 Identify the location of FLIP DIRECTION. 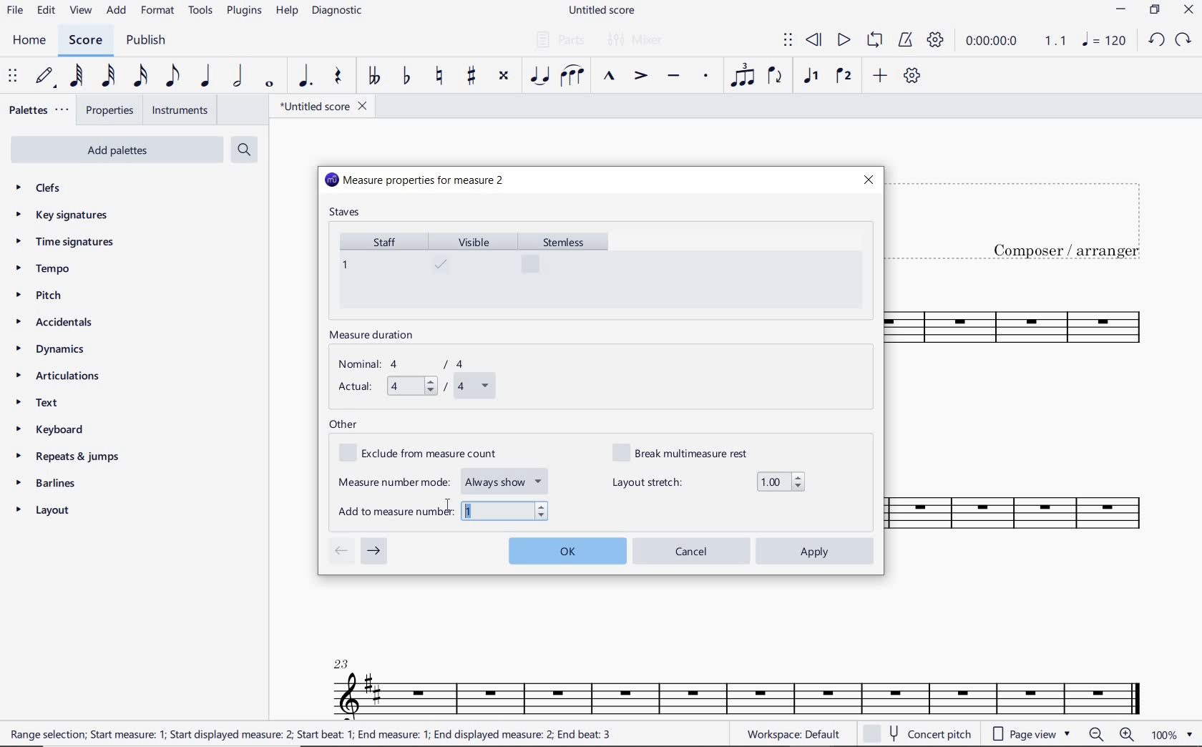
(775, 77).